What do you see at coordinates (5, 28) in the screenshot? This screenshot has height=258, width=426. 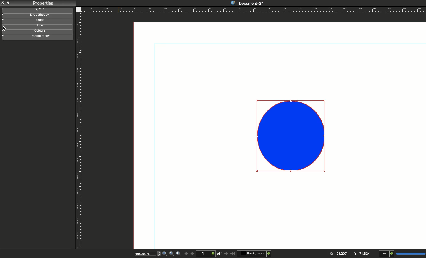 I see `cursor` at bounding box center [5, 28].